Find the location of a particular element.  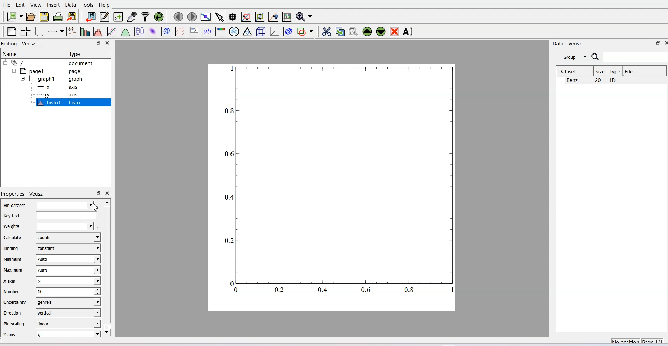

Plot box plots is located at coordinates (139, 31).